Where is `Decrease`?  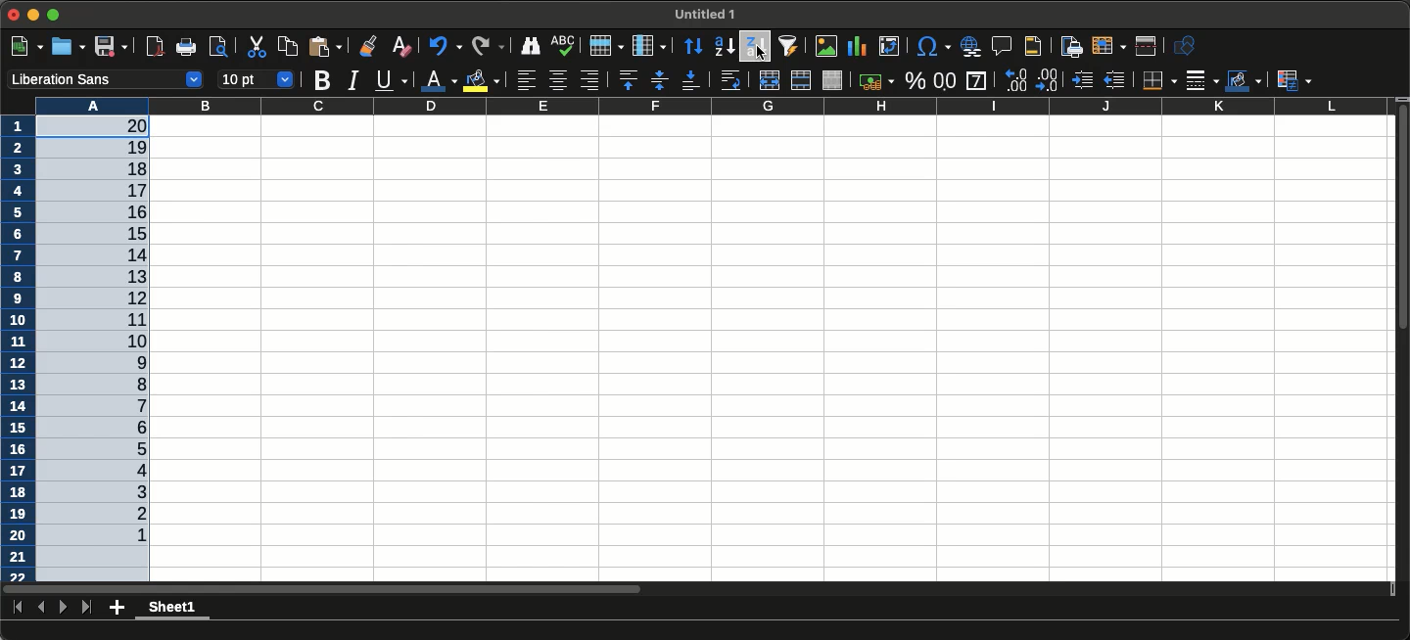 Decrease is located at coordinates (1118, 81).